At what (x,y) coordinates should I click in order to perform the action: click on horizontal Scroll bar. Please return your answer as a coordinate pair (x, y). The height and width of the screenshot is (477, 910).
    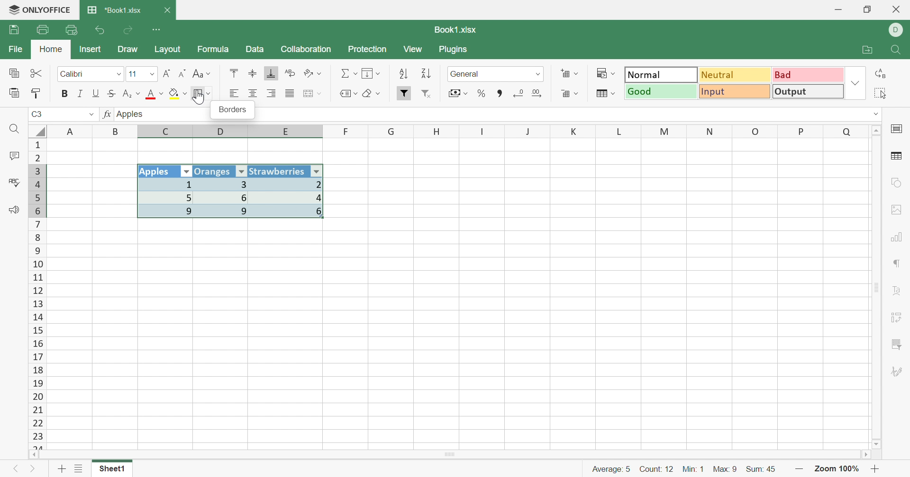
    Looking at the image, I should click on (453, 453).